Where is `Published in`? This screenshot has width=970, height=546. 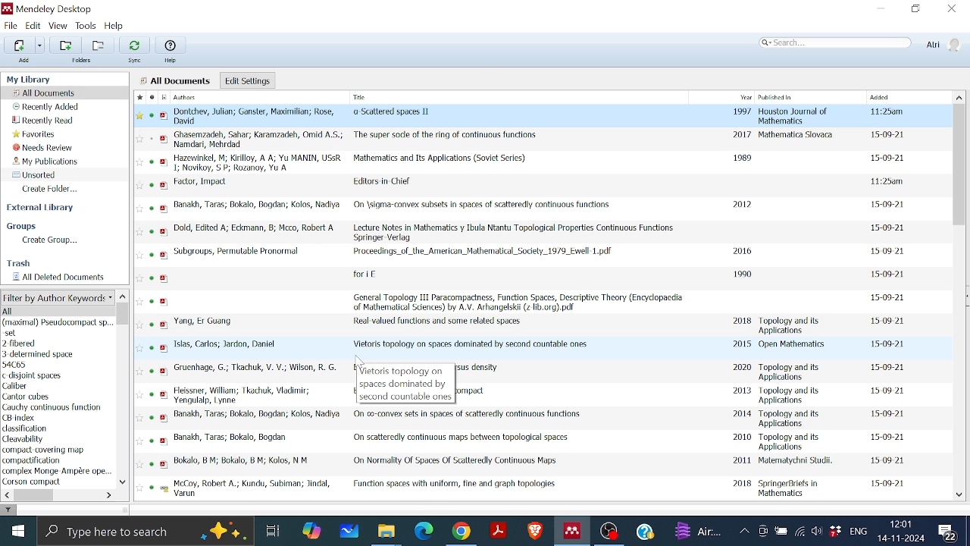 Published in is located at coordinates (791, 344).